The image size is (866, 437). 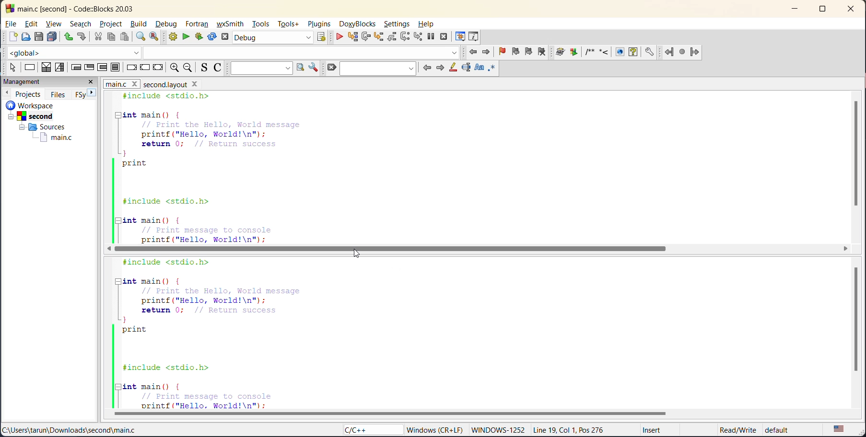 What do you see at coordinates (440, 67) in the screenshot?
I see `next` at bounding box center [440, 67].